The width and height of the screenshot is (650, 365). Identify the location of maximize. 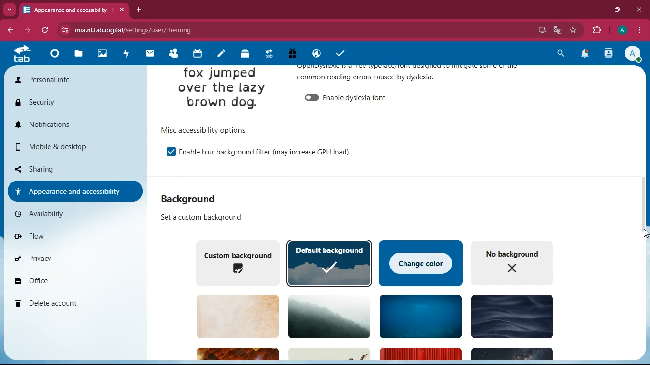
(616, 10).